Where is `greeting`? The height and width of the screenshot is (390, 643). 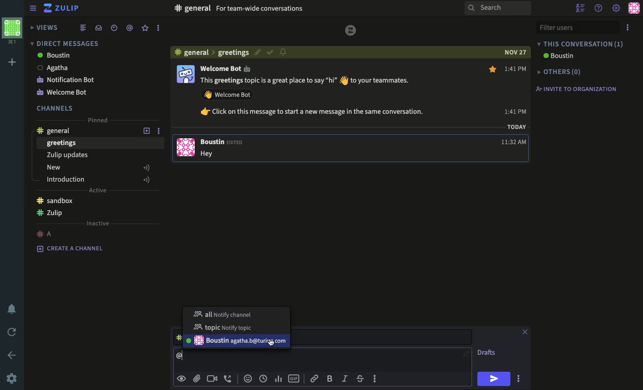 greeting is located at coordinates (234, 53).